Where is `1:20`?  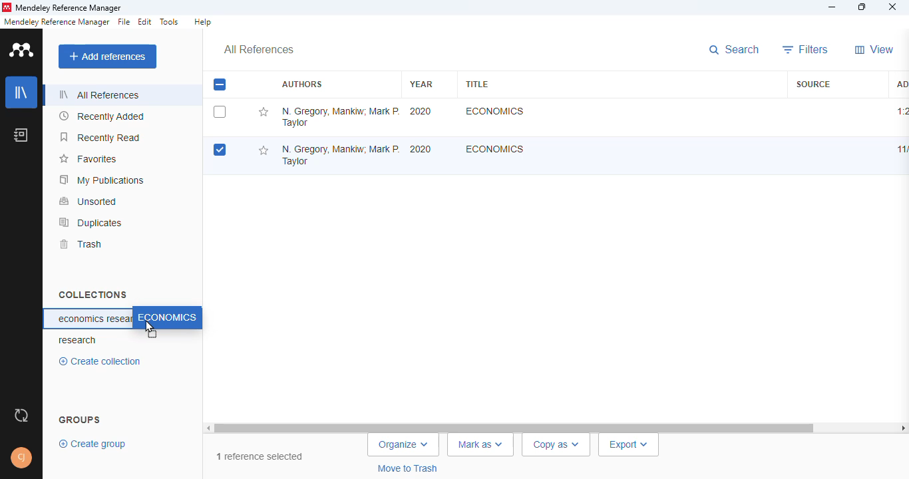
1:20 is located at coordinates (902, 111).